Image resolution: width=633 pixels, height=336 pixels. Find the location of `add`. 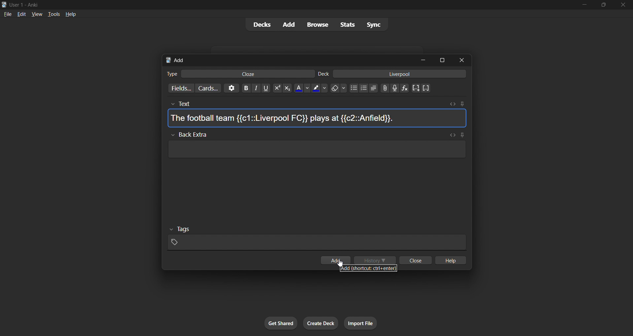

add is located at coordinates (339, 261).